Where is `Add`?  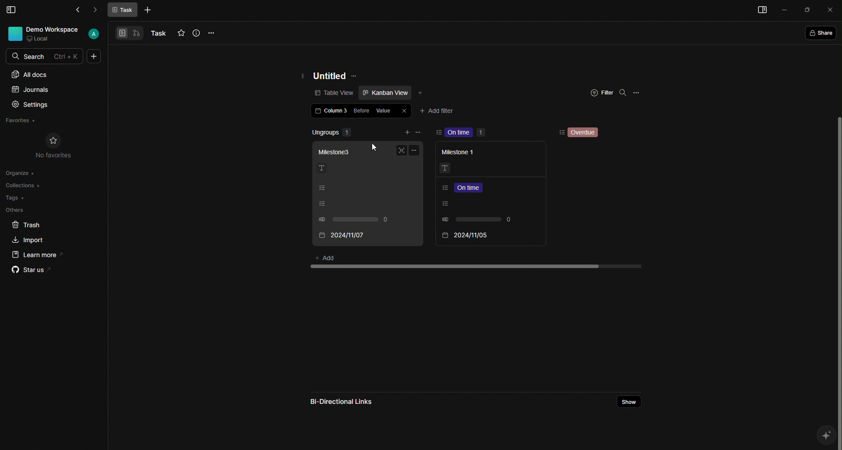
Add is located at coordinates (422, 92).